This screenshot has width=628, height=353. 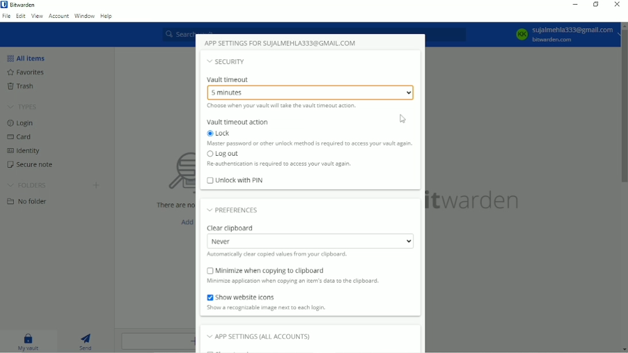 I want to click on Show website icons, so click(x=242, y=297).